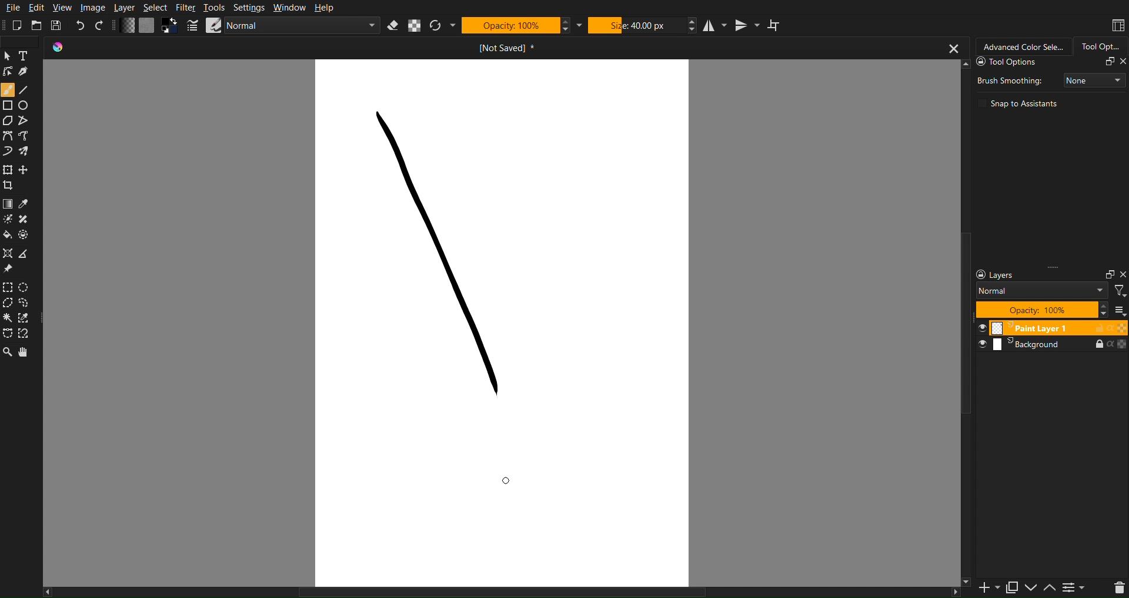 This screenshot has height=598, width=1129. Describe the element at coordinates (26, 169) in the screenshot. I see `Free Move` at that location.